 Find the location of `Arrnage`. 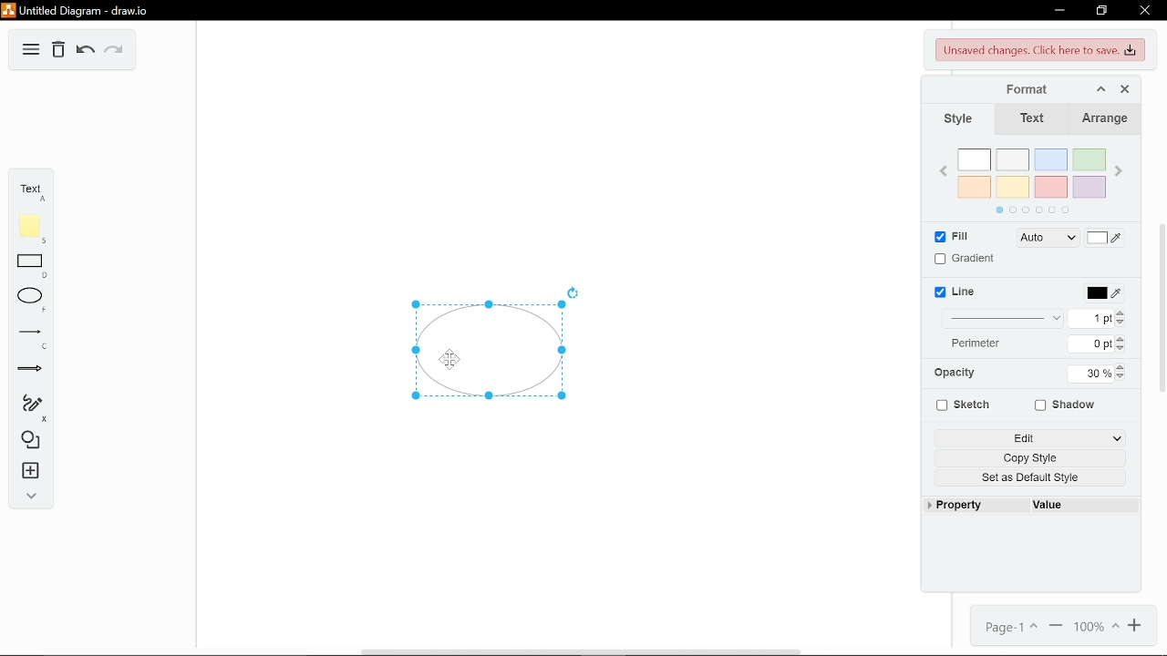

Arrnage is located at coordinates (1104, 119).